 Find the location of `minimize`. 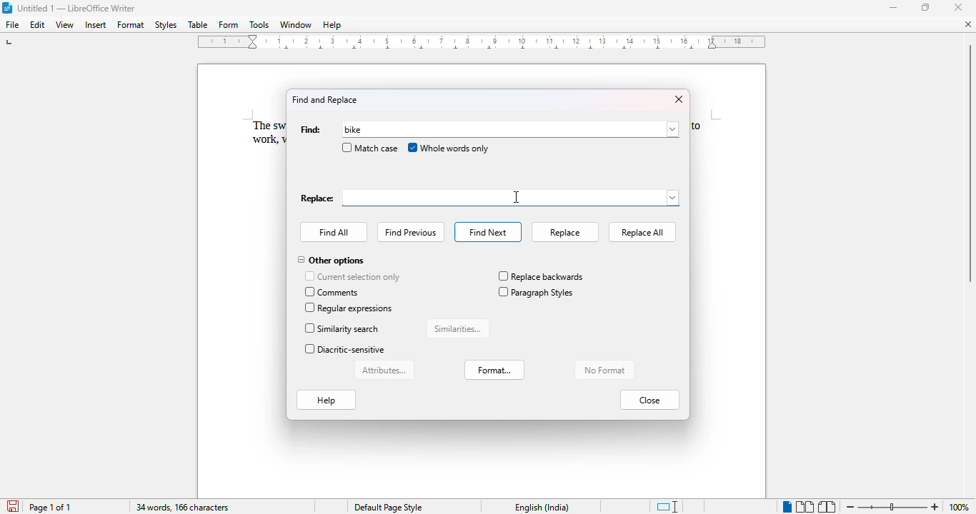

minimize is located at coordinates (894, 7).